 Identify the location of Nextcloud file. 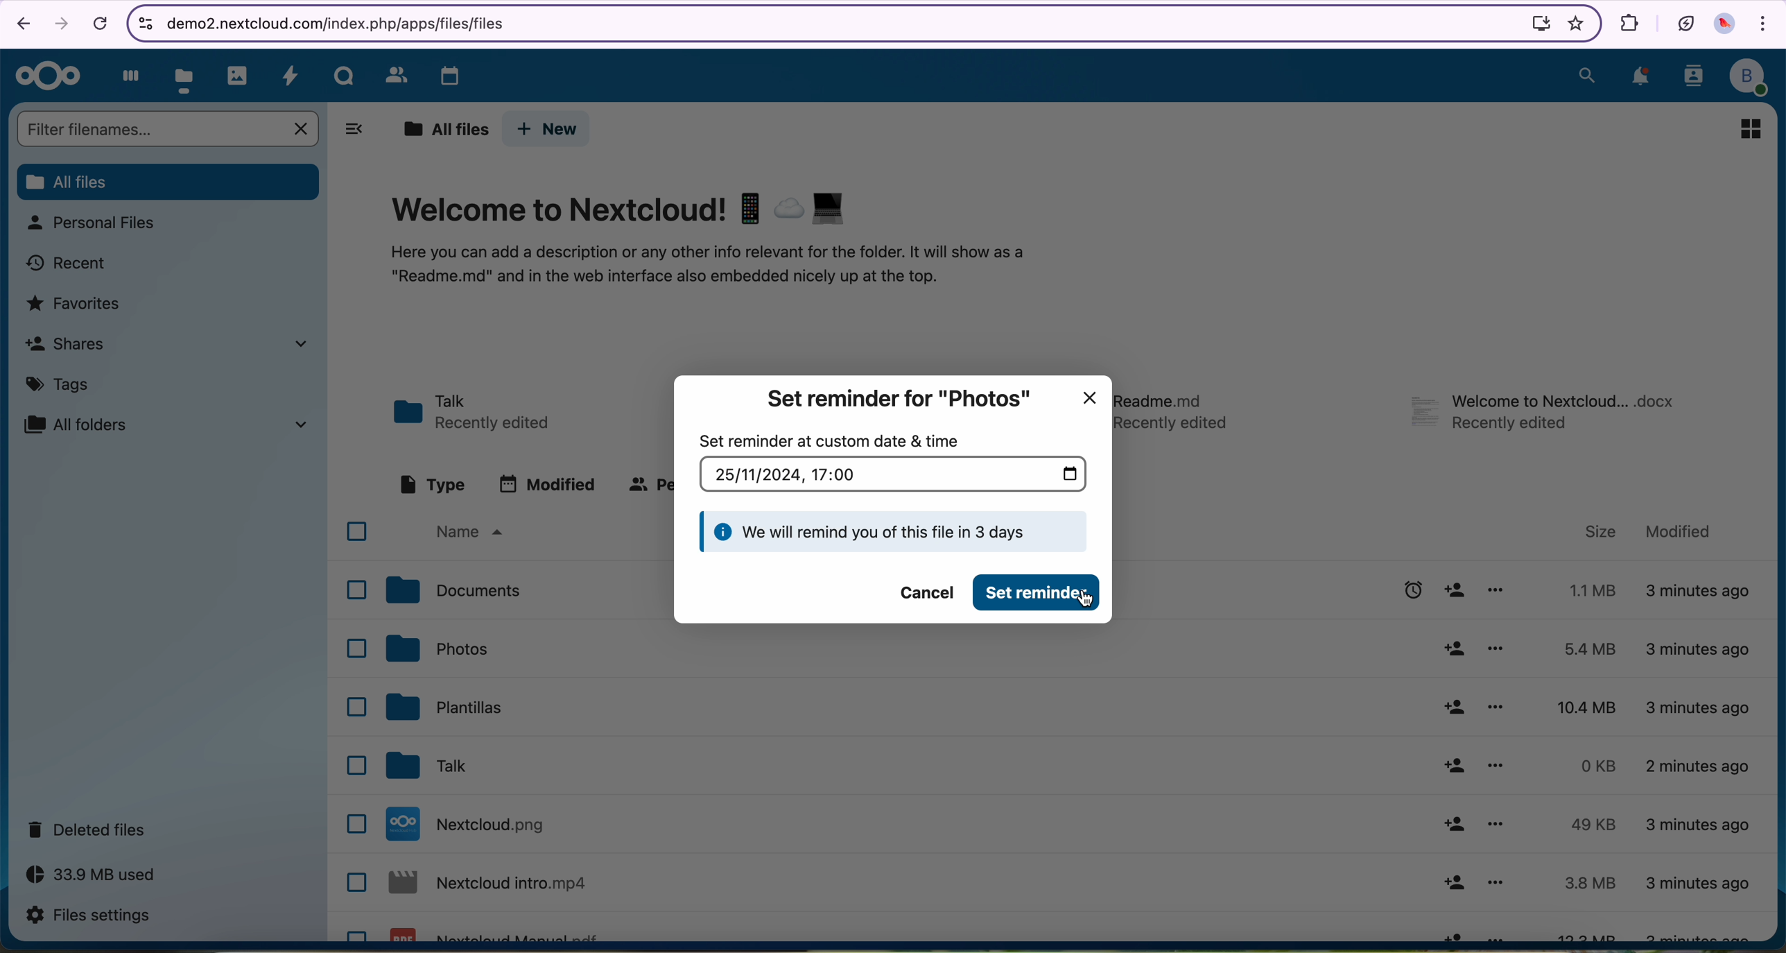
(474, 824).